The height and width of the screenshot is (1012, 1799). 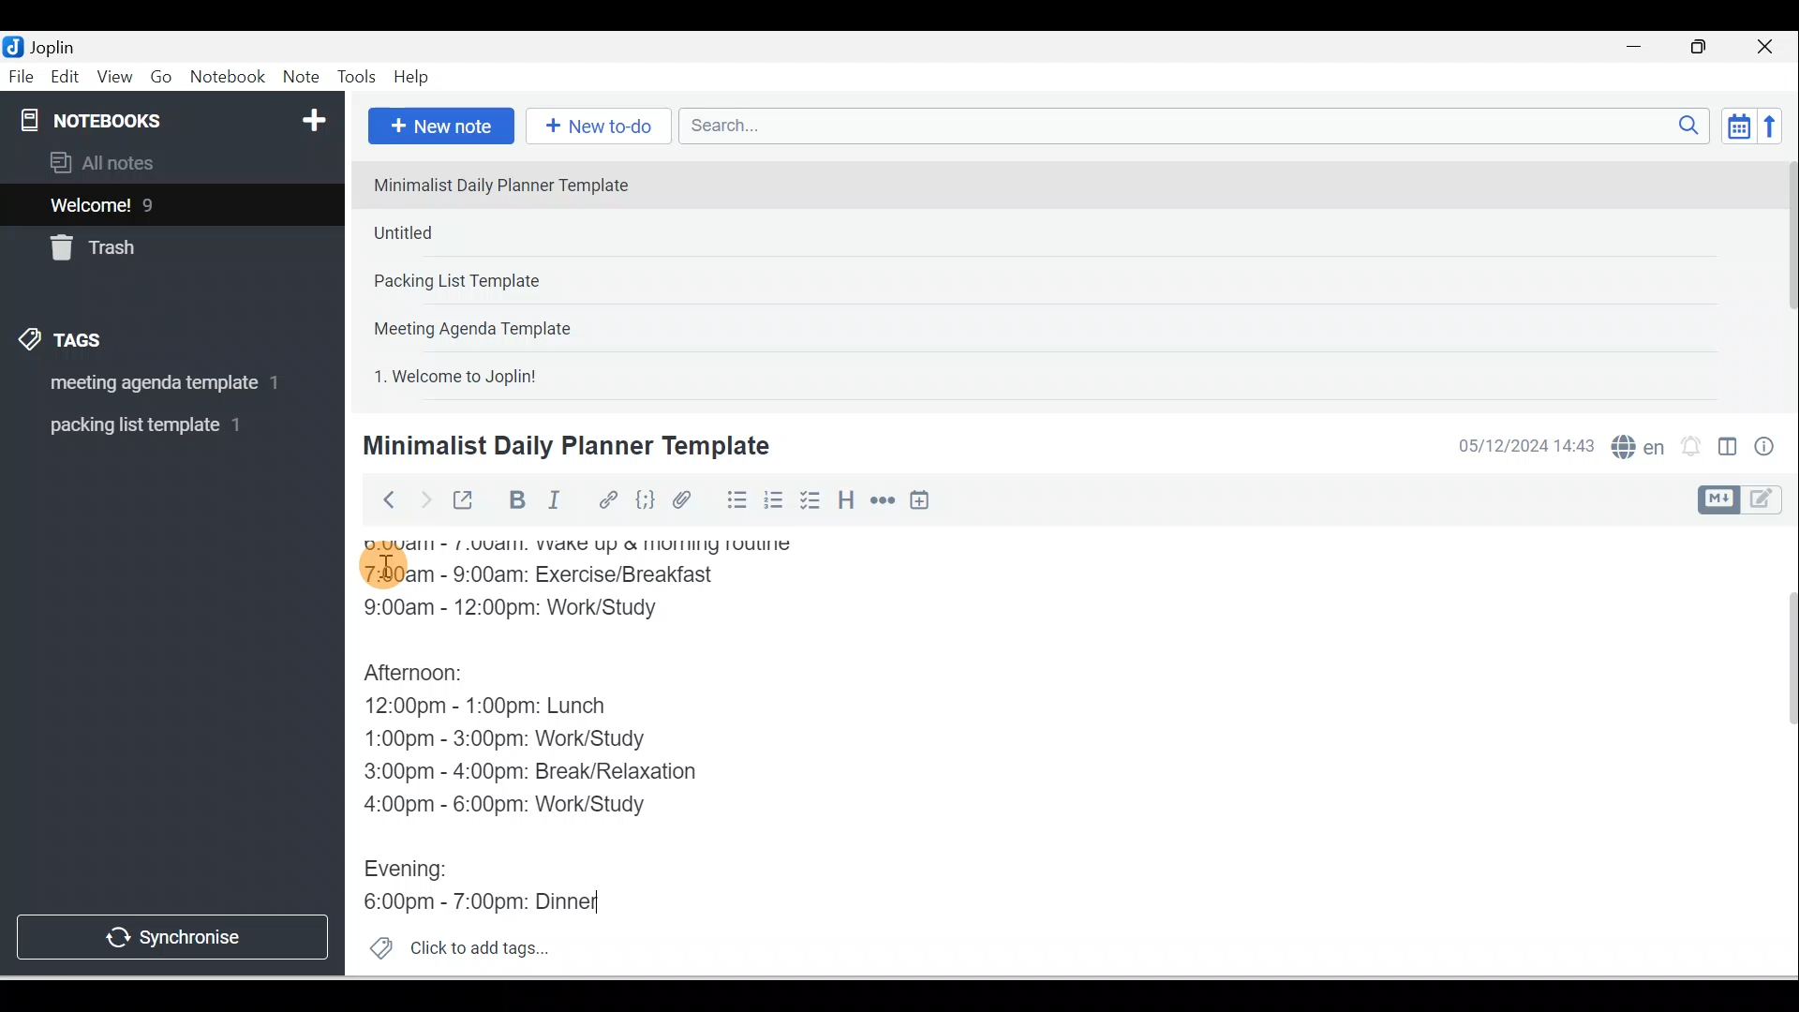 What do you see at coordinates (158, 201) in the screenshot?
I see `Notes` at bounding box center [158, 201].